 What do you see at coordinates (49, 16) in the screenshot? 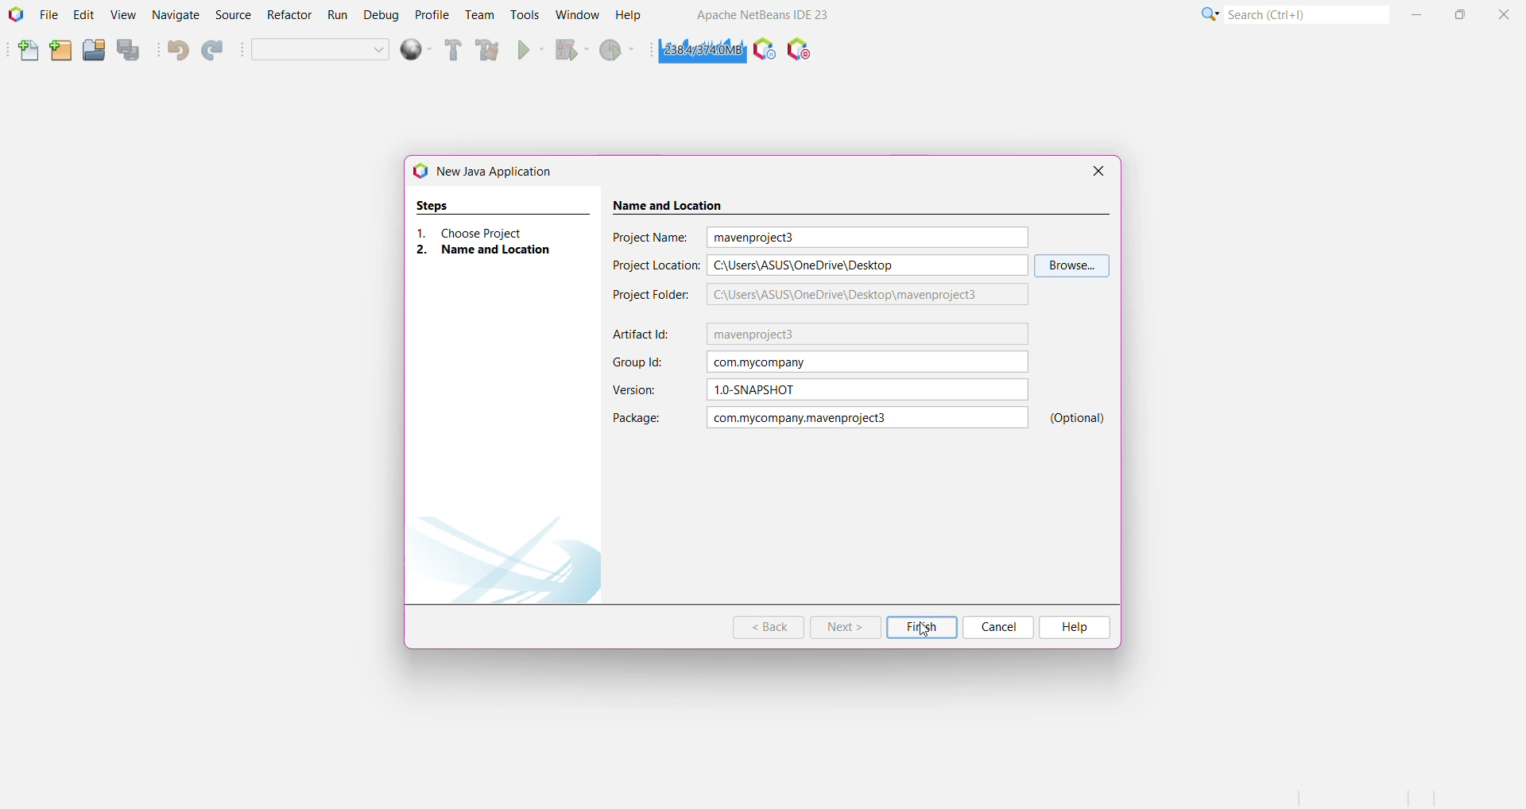
I see `File` at bounding box center [49, 16].